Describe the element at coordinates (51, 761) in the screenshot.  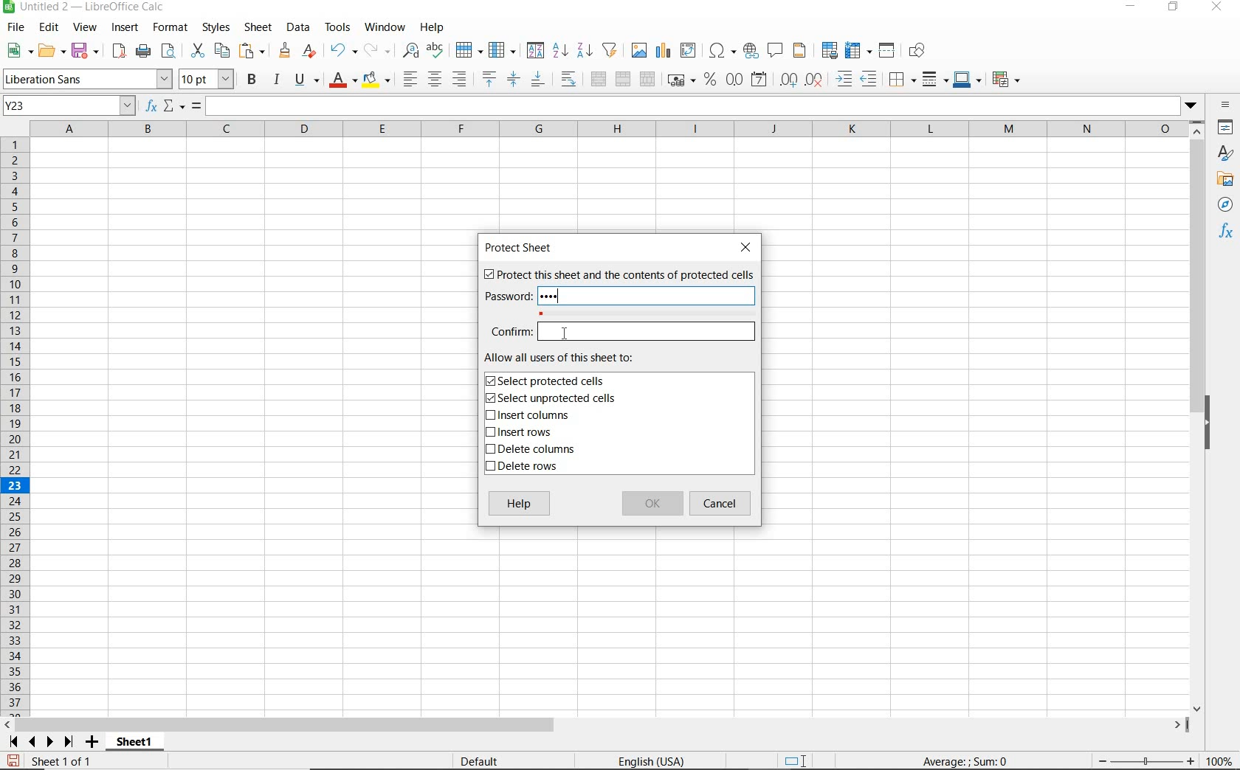
I see `Sheet 1 of 1` at that location.